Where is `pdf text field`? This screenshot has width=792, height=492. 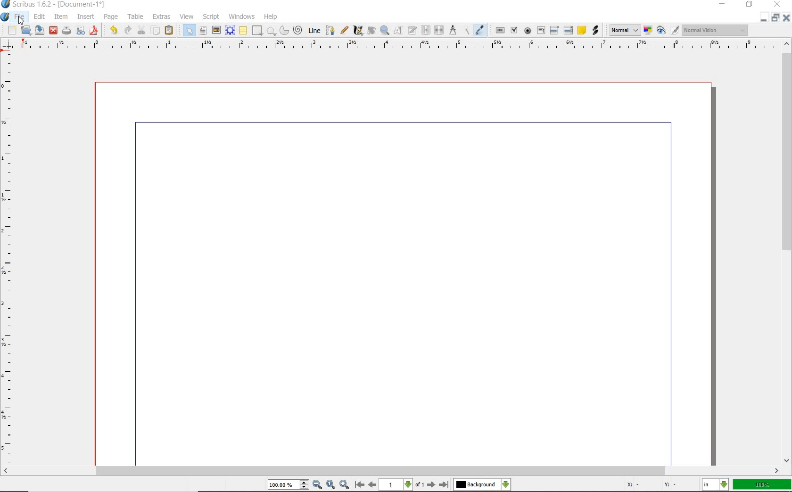
pdf text field is located at coordinates (541, 32).